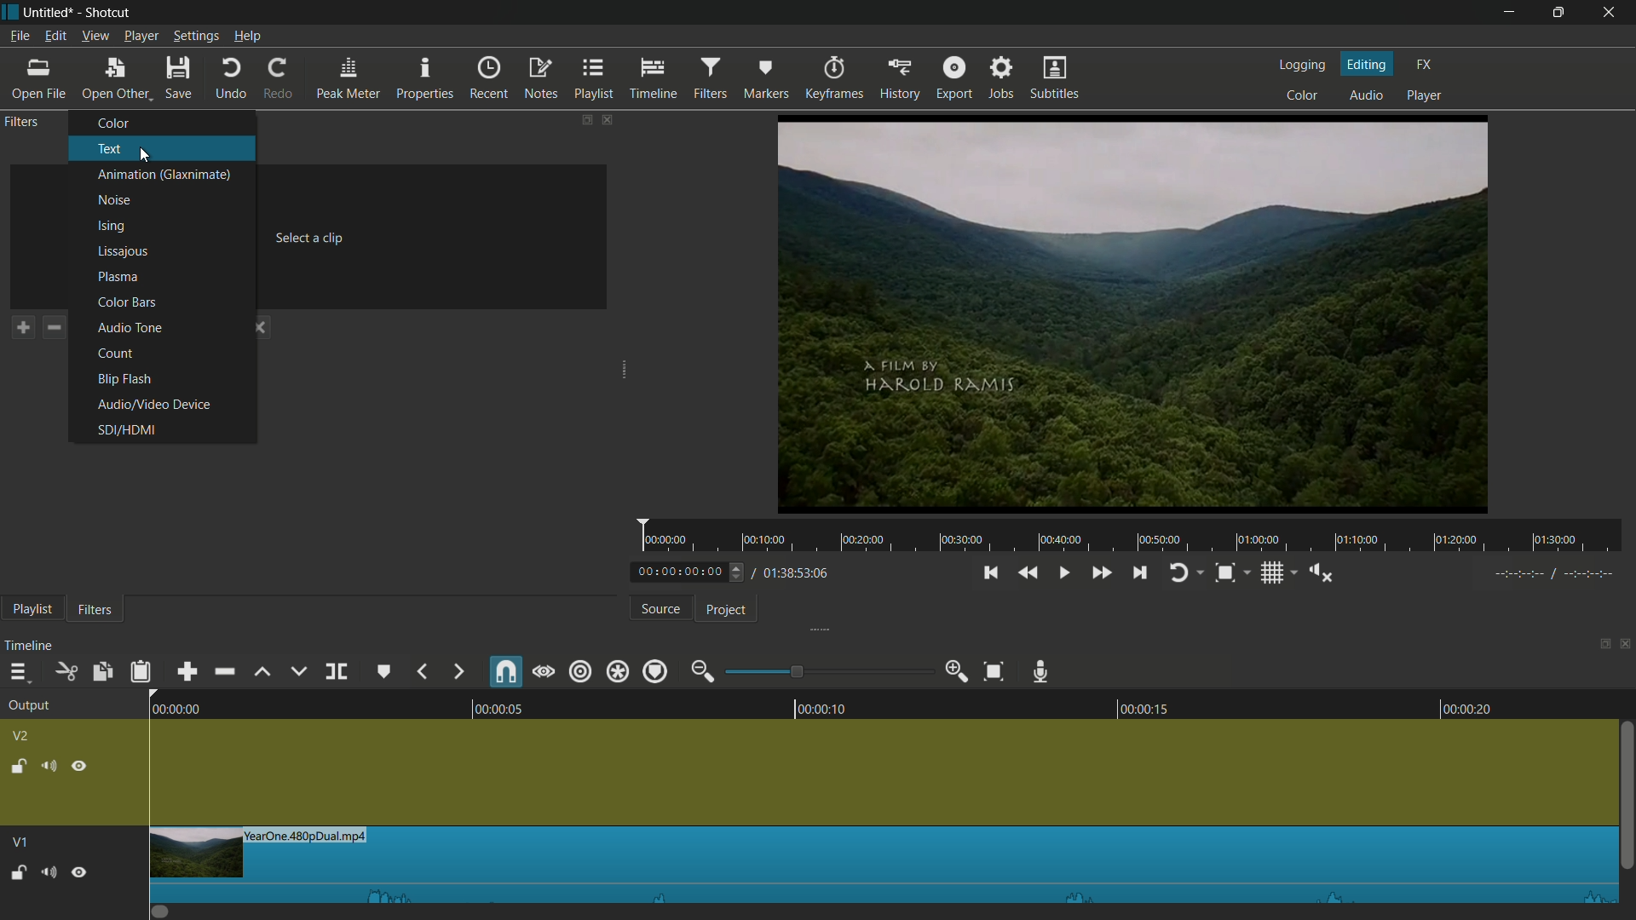  Describe the element at coordinates (349, 79) in the screenshot. I see `peak meter` at that location.